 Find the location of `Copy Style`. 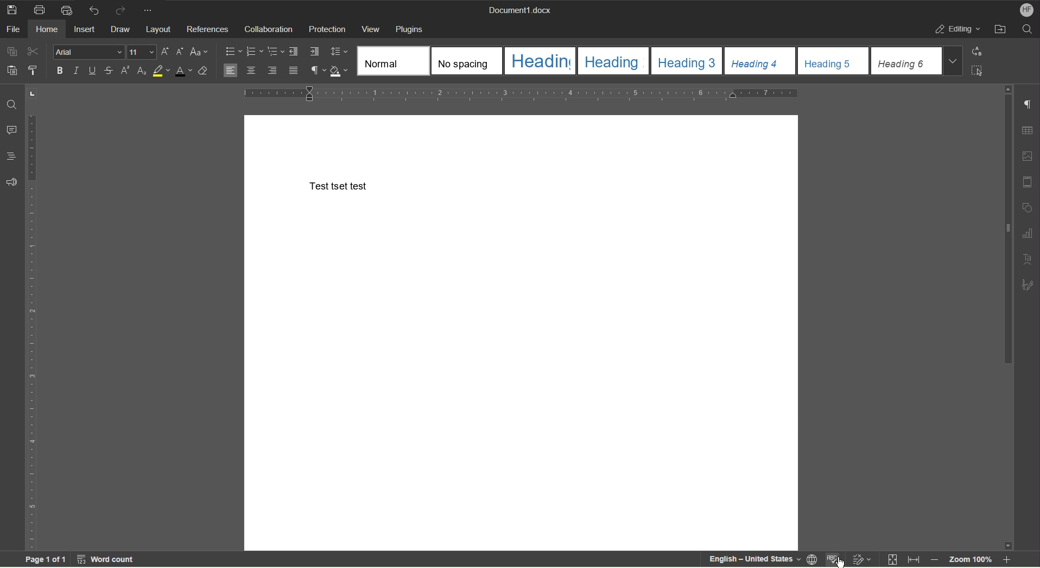

Copy Style is located at coordinates (31, 70).